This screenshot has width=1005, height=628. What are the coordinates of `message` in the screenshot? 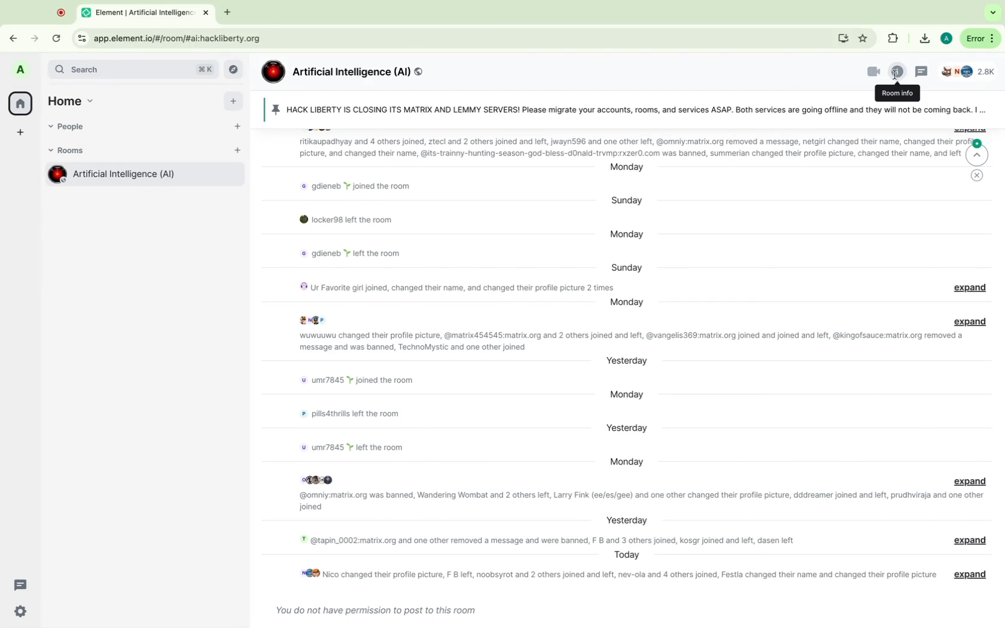 It's located at (450, 285).